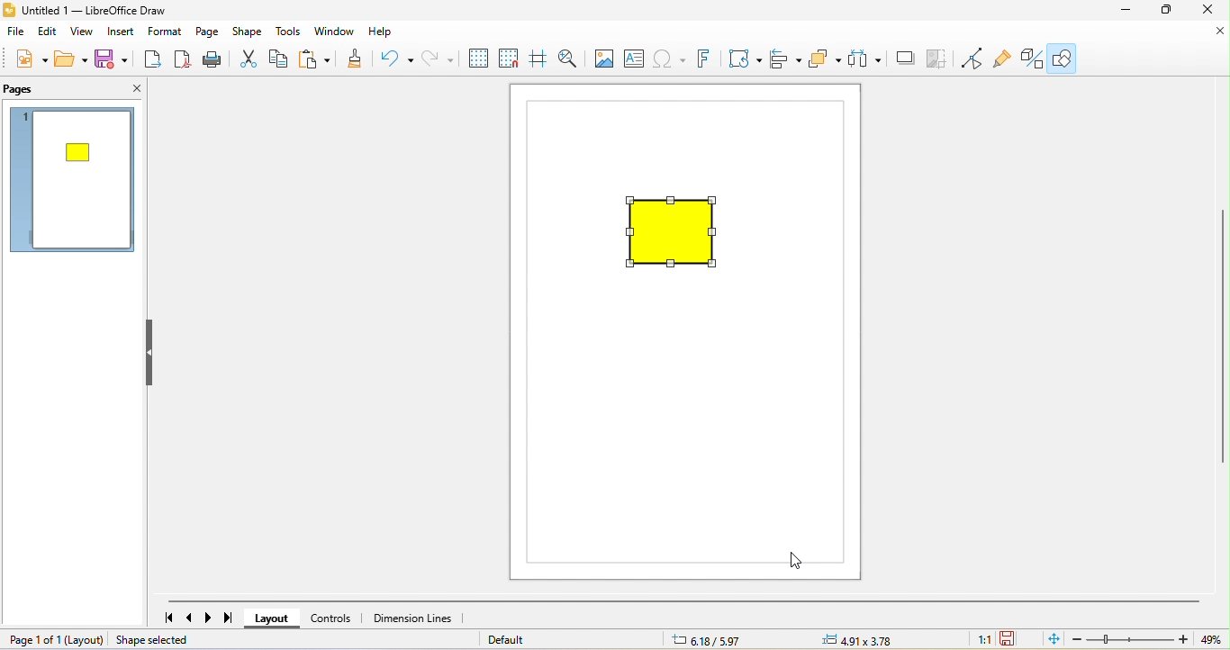  Describe the element at coordinates (476, 59) in the screenshot. I see `display grid` at that location.